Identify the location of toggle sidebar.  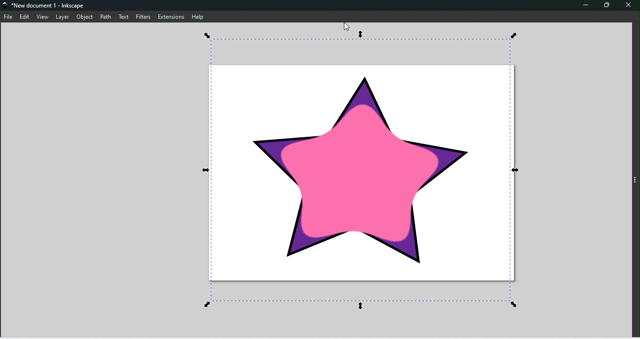
(633, 177).